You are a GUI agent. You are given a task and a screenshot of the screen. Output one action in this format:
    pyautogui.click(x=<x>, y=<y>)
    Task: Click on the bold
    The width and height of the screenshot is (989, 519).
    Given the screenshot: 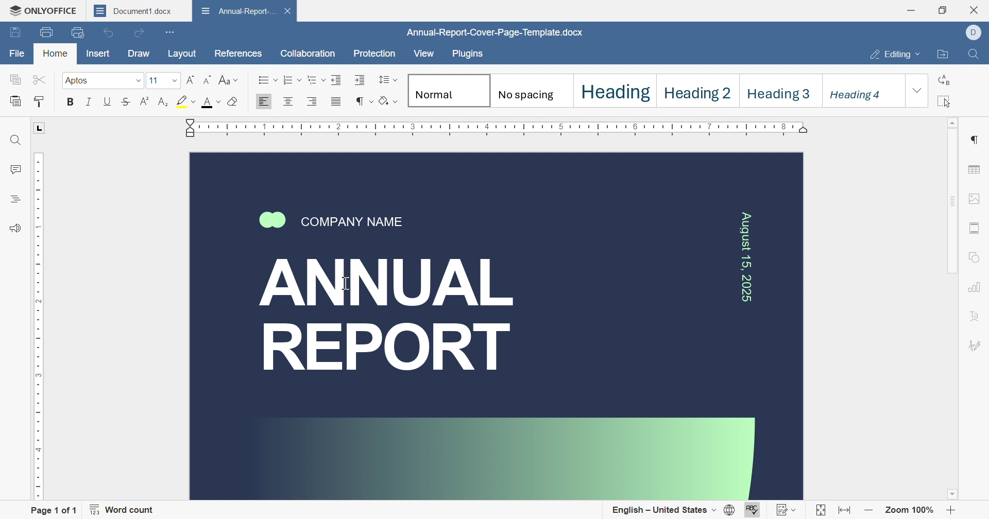 What is the action you would take?
    pyautogui.click(x=74, y=102)
    